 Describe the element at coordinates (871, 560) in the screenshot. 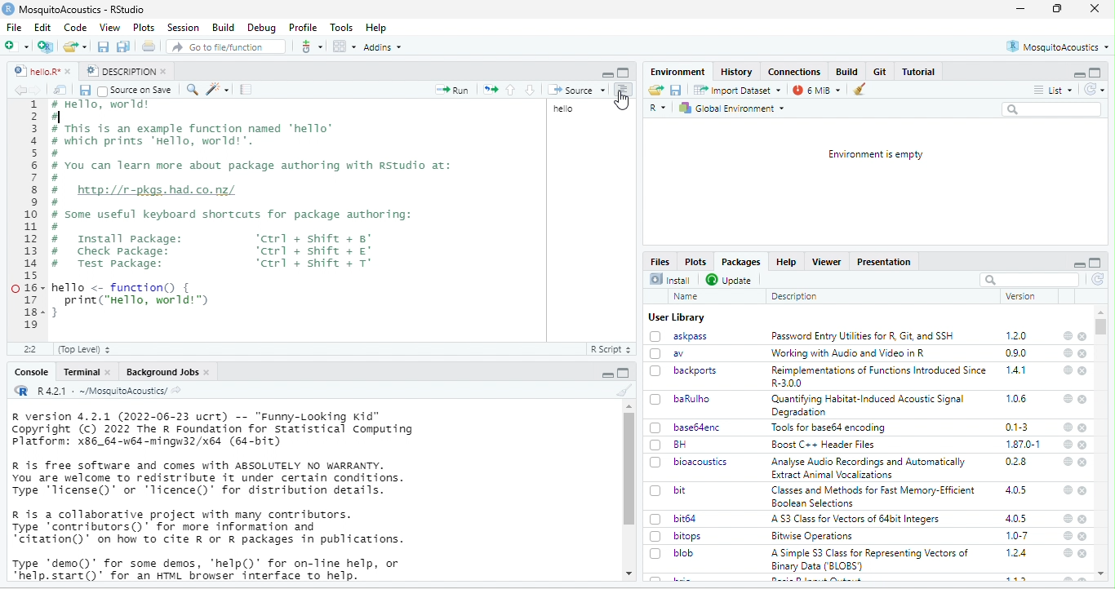

I see `A Simple S3 Class for Representing Vectors of Binary Data (‘BLOBS’)` at that location.